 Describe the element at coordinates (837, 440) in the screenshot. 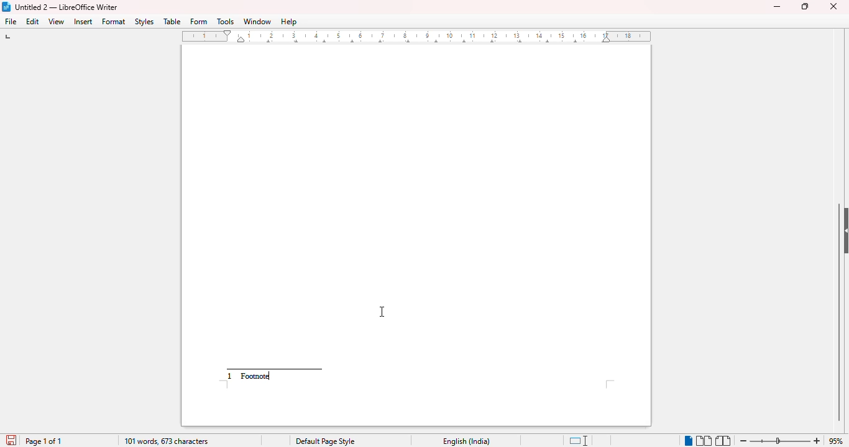

I see `95% (current zoom level)` at that location.